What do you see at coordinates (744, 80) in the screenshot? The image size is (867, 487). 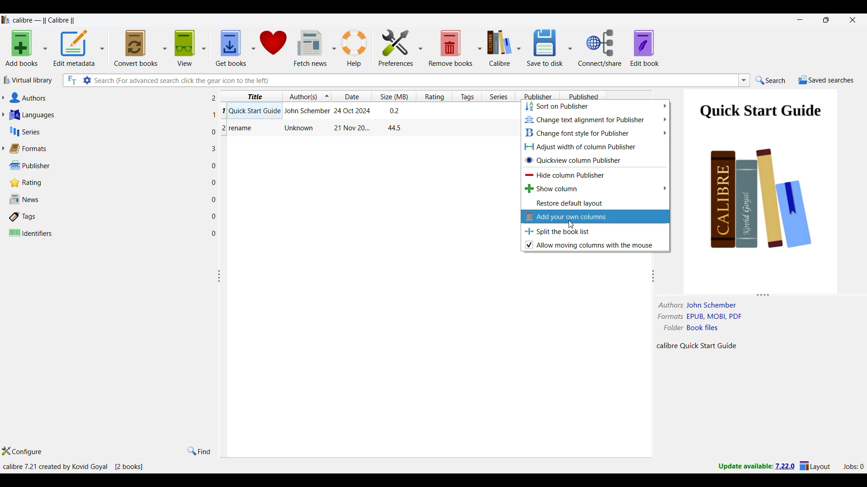 I see `List searches` at bounding box center [744, 80].